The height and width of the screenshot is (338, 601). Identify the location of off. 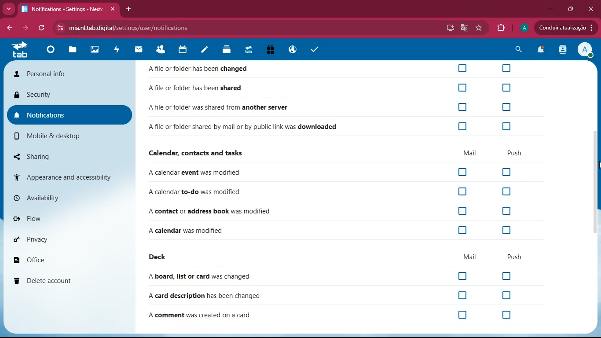
(462, 67).